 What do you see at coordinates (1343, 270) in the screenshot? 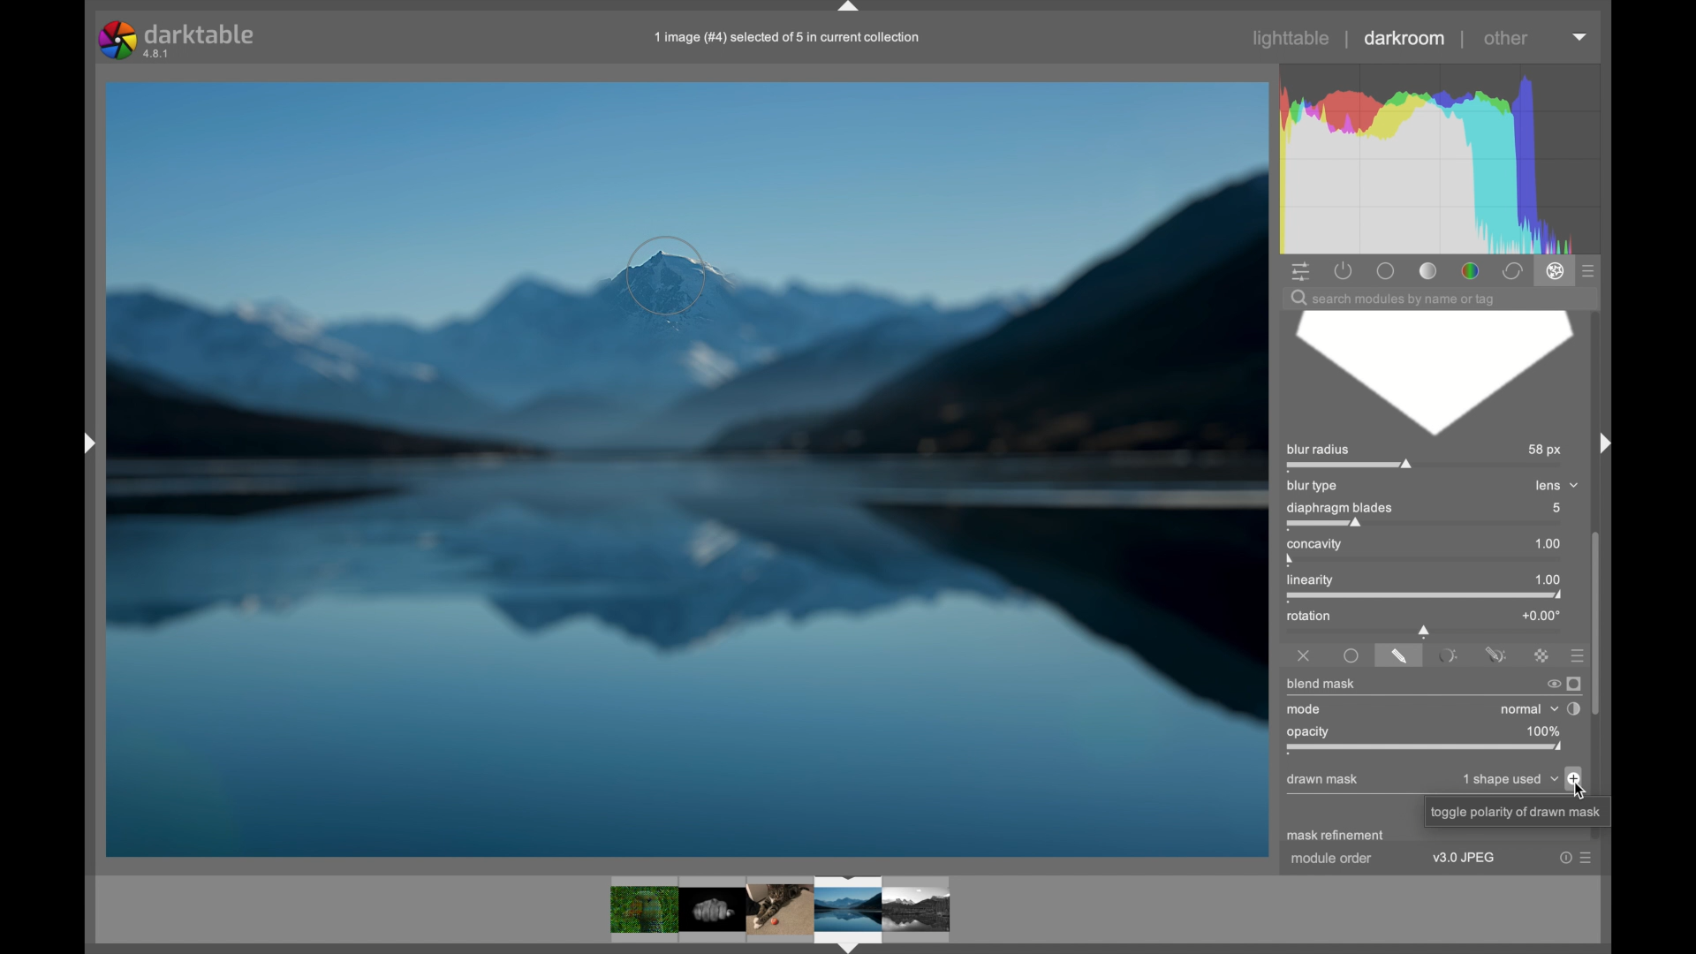
I see `show active modules only` at bounding box center [1343, 270].